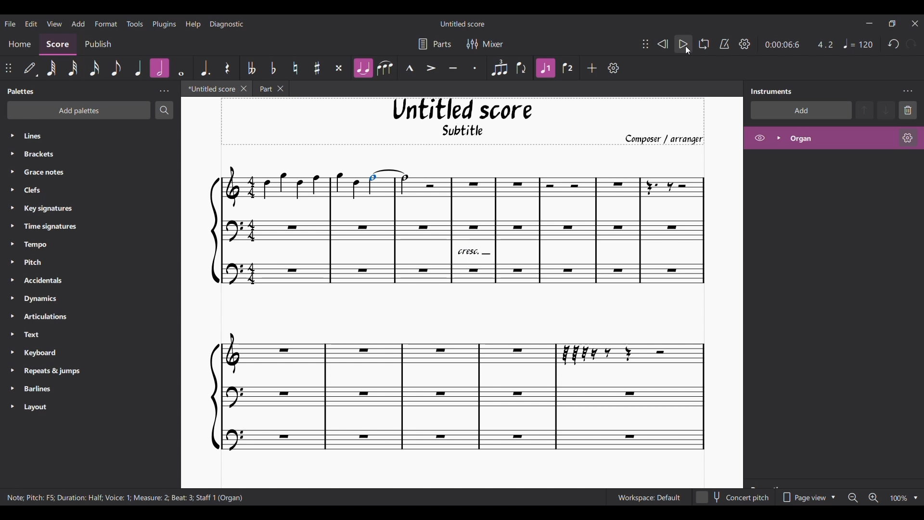 This screenshot has width=924, height=520. I want to click on Redo, so click(911, 44).